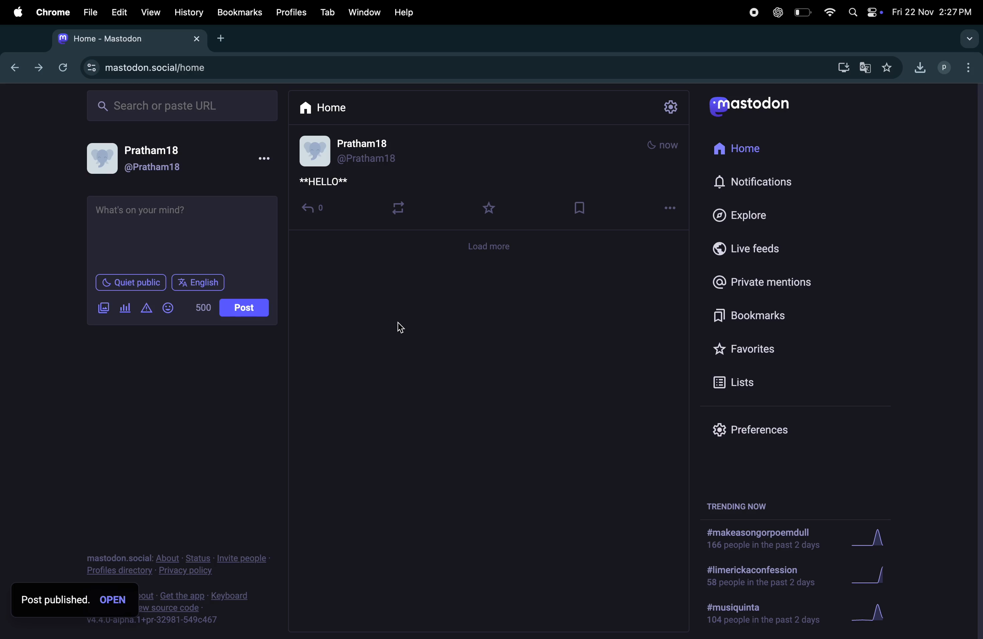 The height and width of the screenshot is (639, 983). I want to click on edit, so click(119, 10).